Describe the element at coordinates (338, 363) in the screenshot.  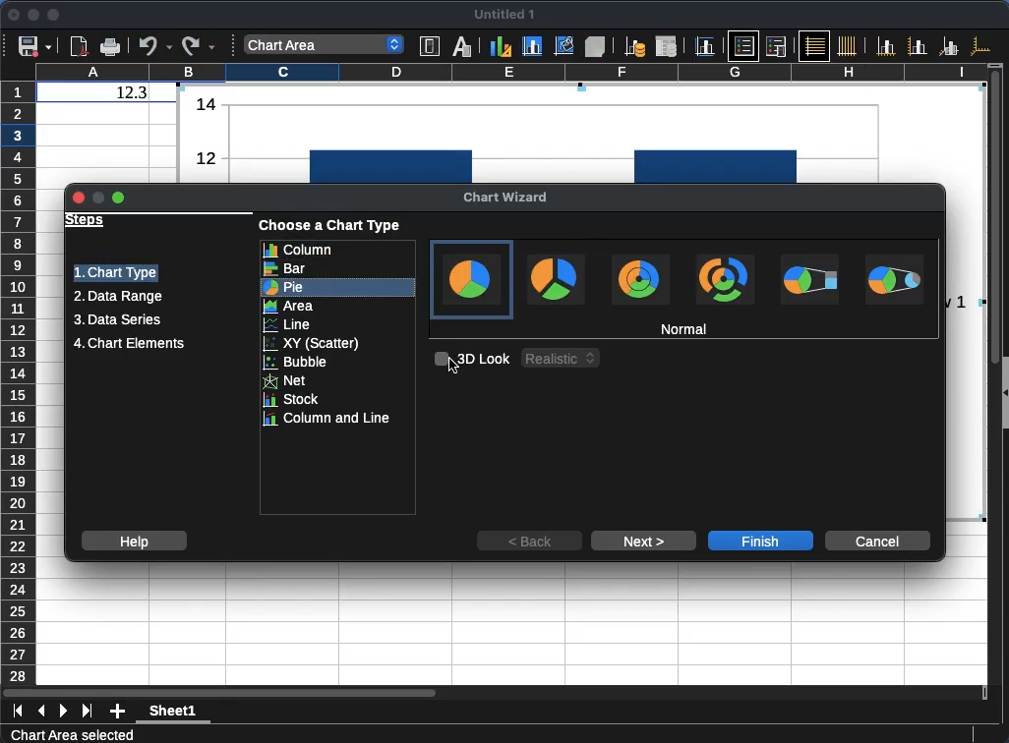
I see `bubble` at that location.